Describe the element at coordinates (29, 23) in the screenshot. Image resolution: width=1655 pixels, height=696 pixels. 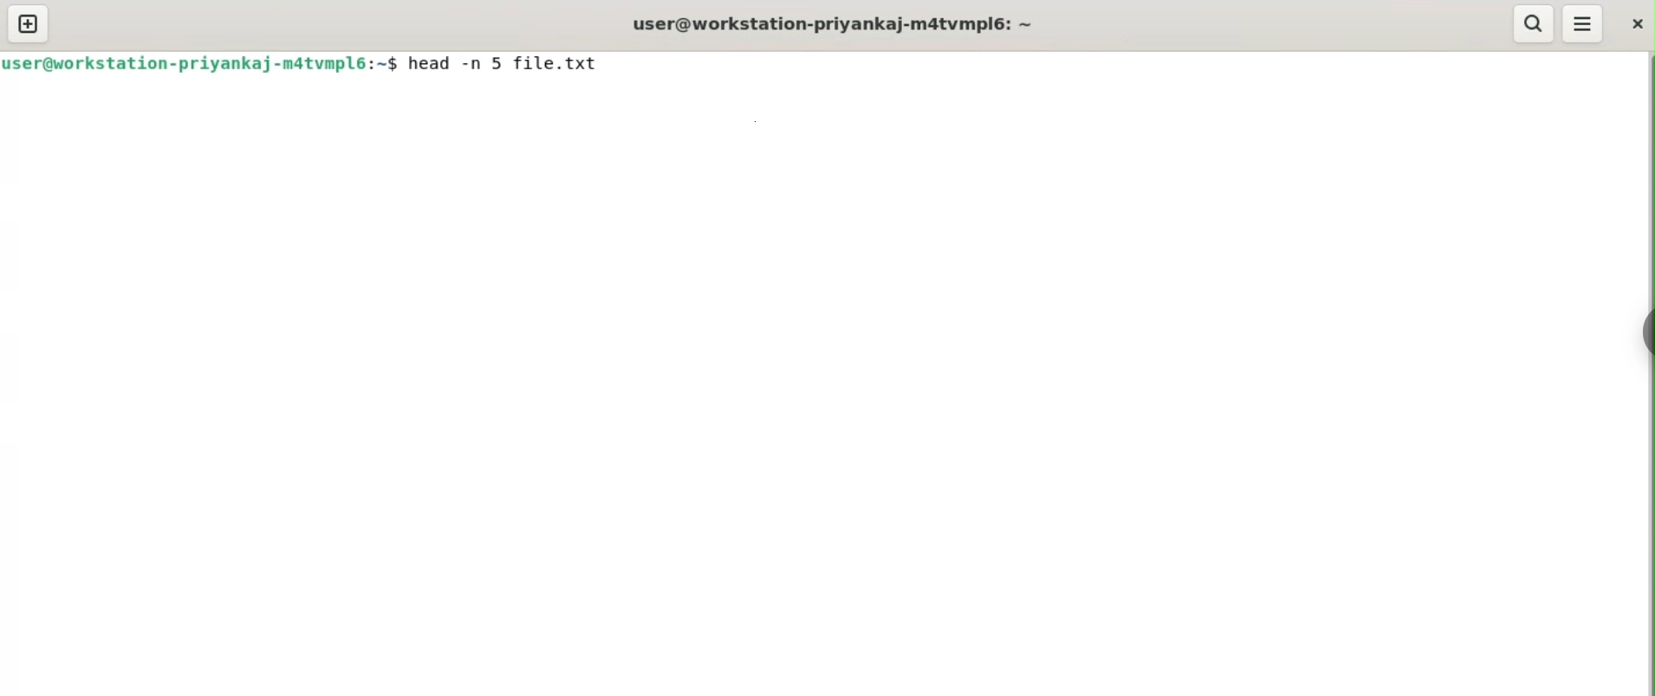
I see `new tab` at that location.